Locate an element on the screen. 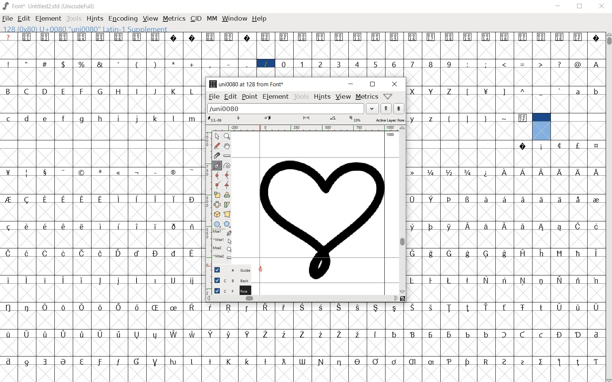 The image size is (612, 382). glyph is located at coordinates (339, 38).